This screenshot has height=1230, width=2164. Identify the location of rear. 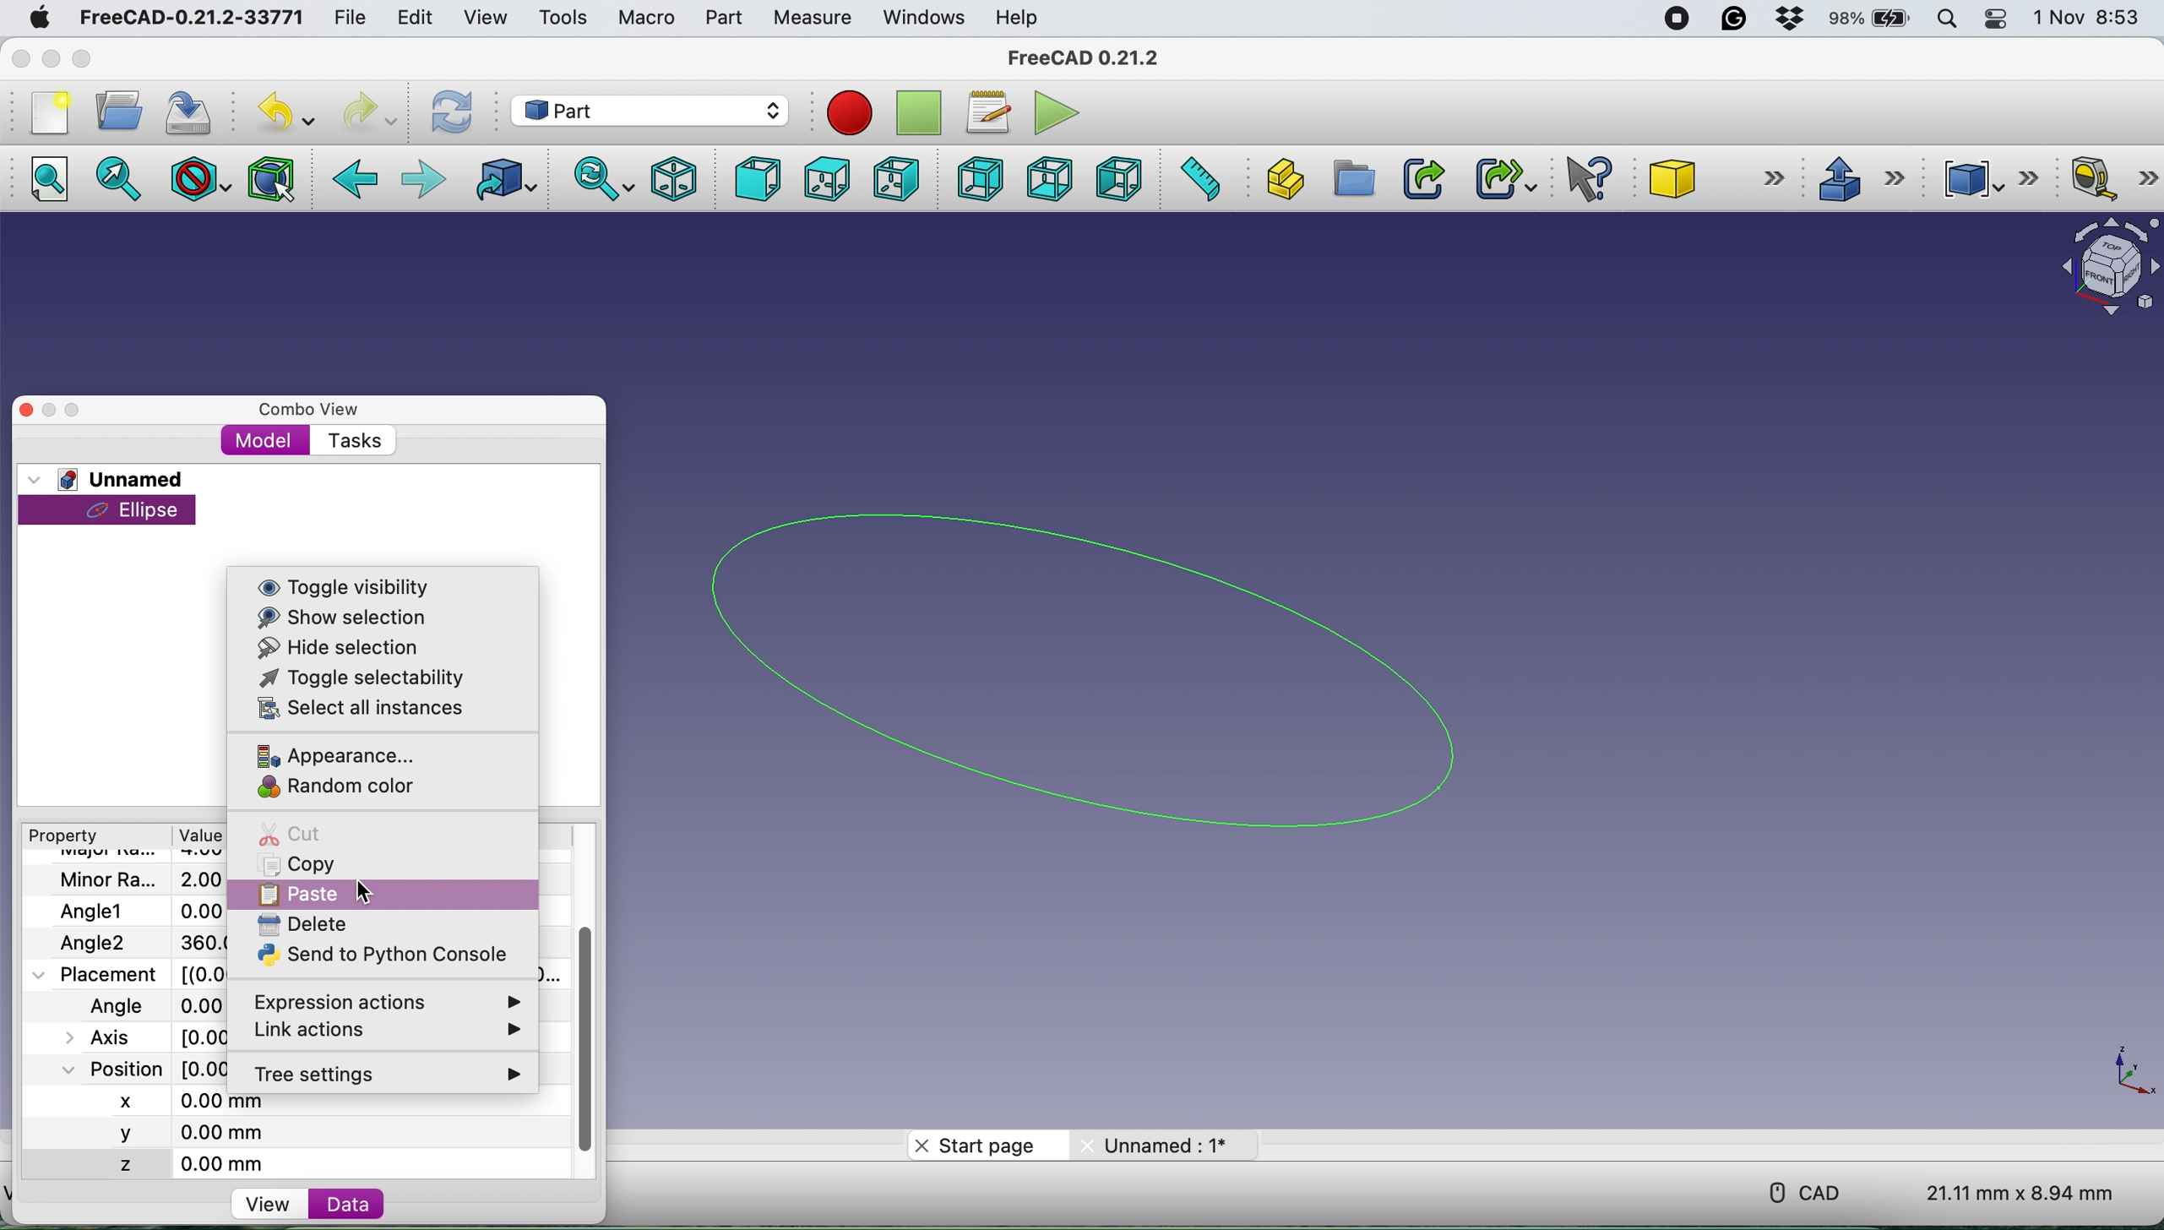
(982, 177).